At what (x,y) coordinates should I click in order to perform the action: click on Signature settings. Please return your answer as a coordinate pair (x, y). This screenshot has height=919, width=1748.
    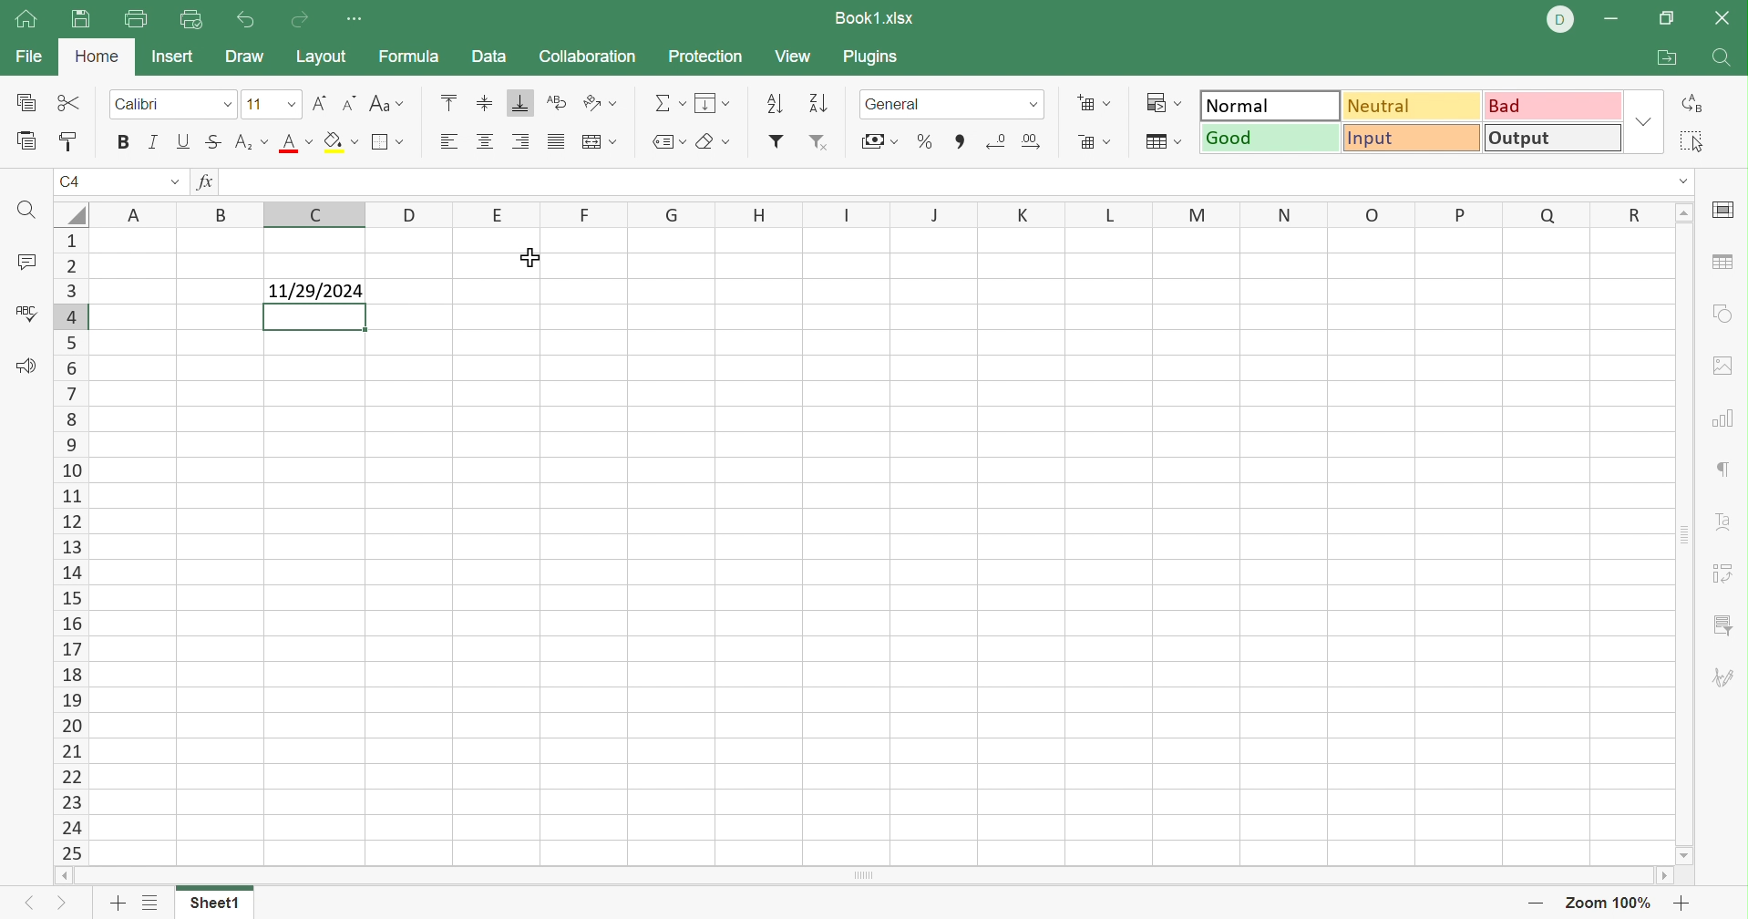
    Looking at the image, I should click on (1727, 678).